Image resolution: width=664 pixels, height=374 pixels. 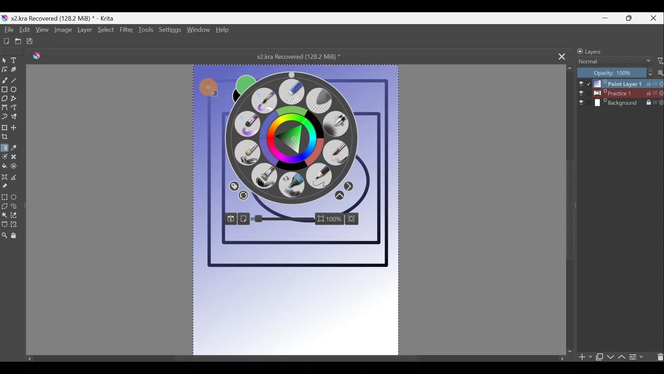 I want to click on Rectangular selection tool, so click(x=4, y=198).